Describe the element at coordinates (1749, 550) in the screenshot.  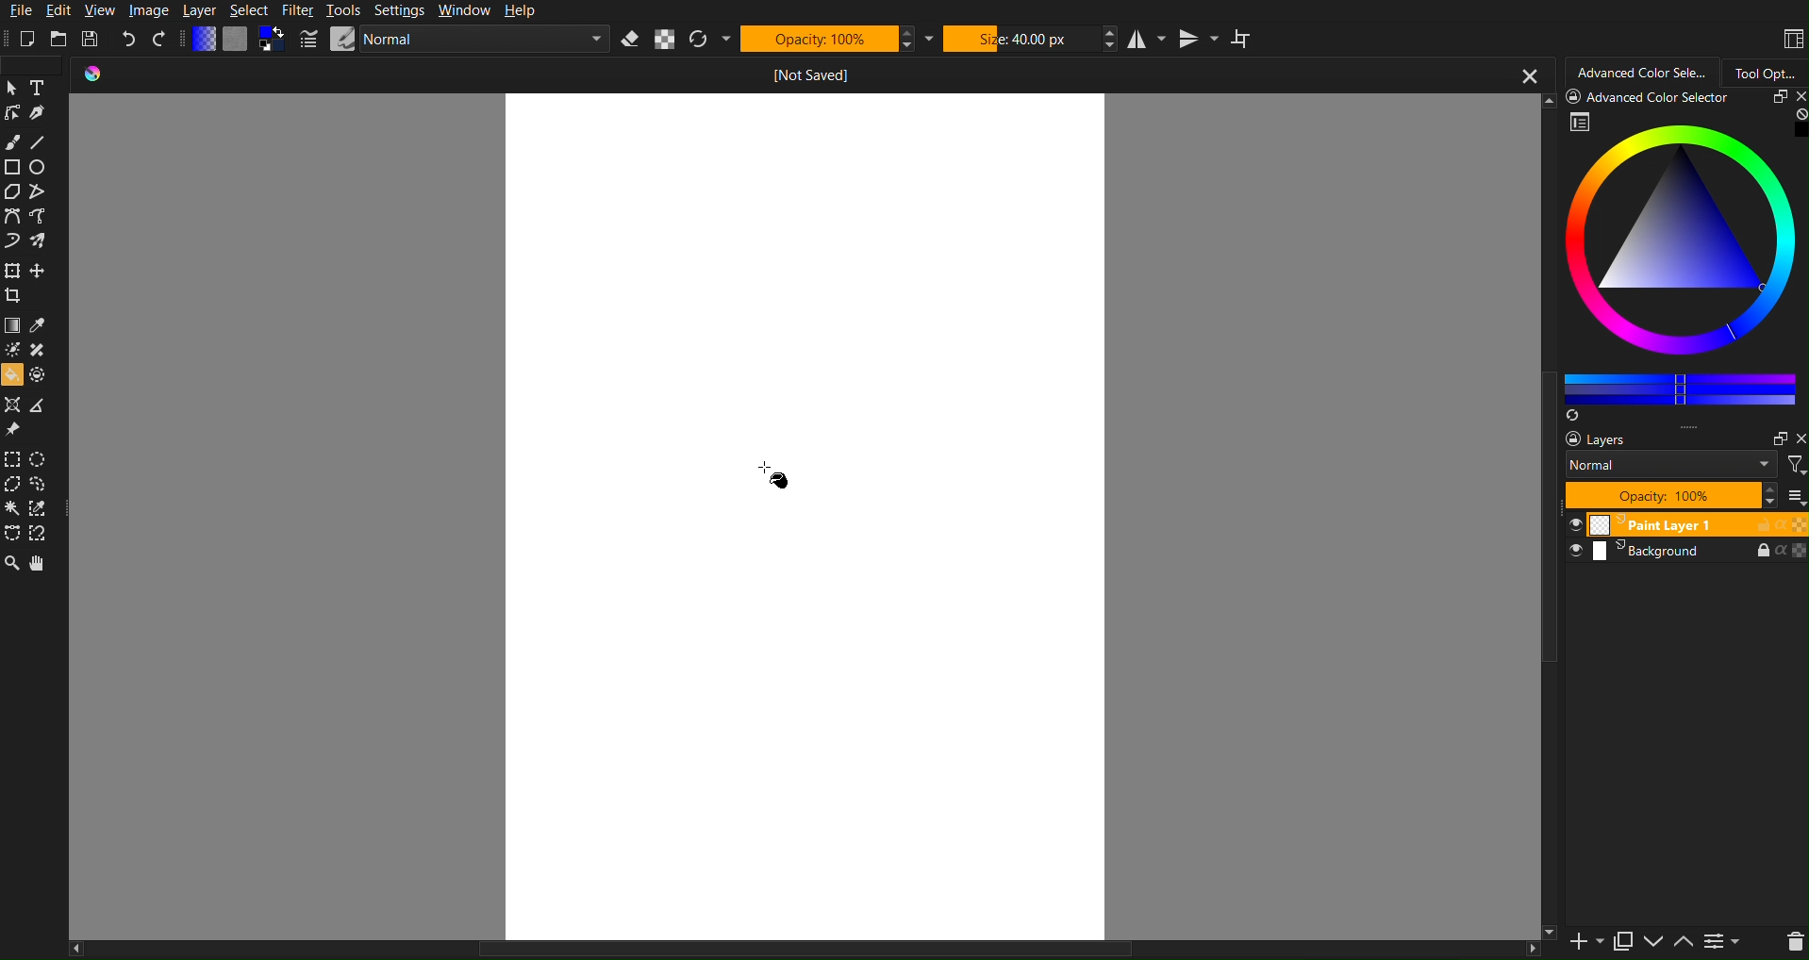
I see `lock` at that location.